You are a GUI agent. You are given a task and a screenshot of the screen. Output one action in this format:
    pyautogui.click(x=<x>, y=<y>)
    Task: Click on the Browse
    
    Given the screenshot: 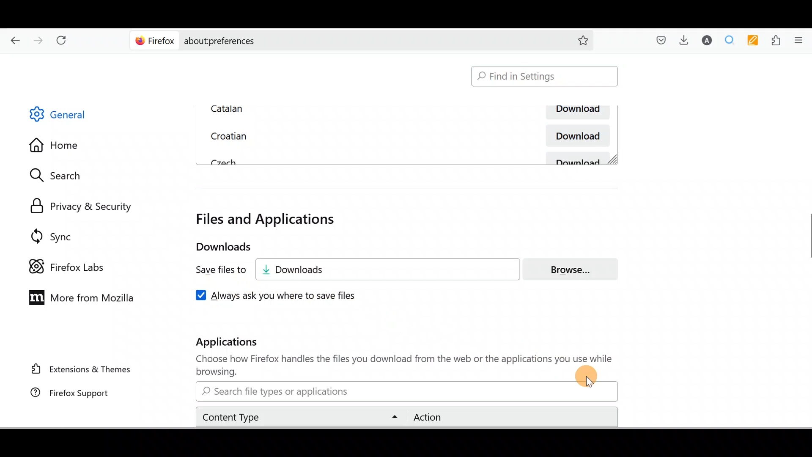 What is the action you would take?
    pyautogui.click(x=576, y=269)
    